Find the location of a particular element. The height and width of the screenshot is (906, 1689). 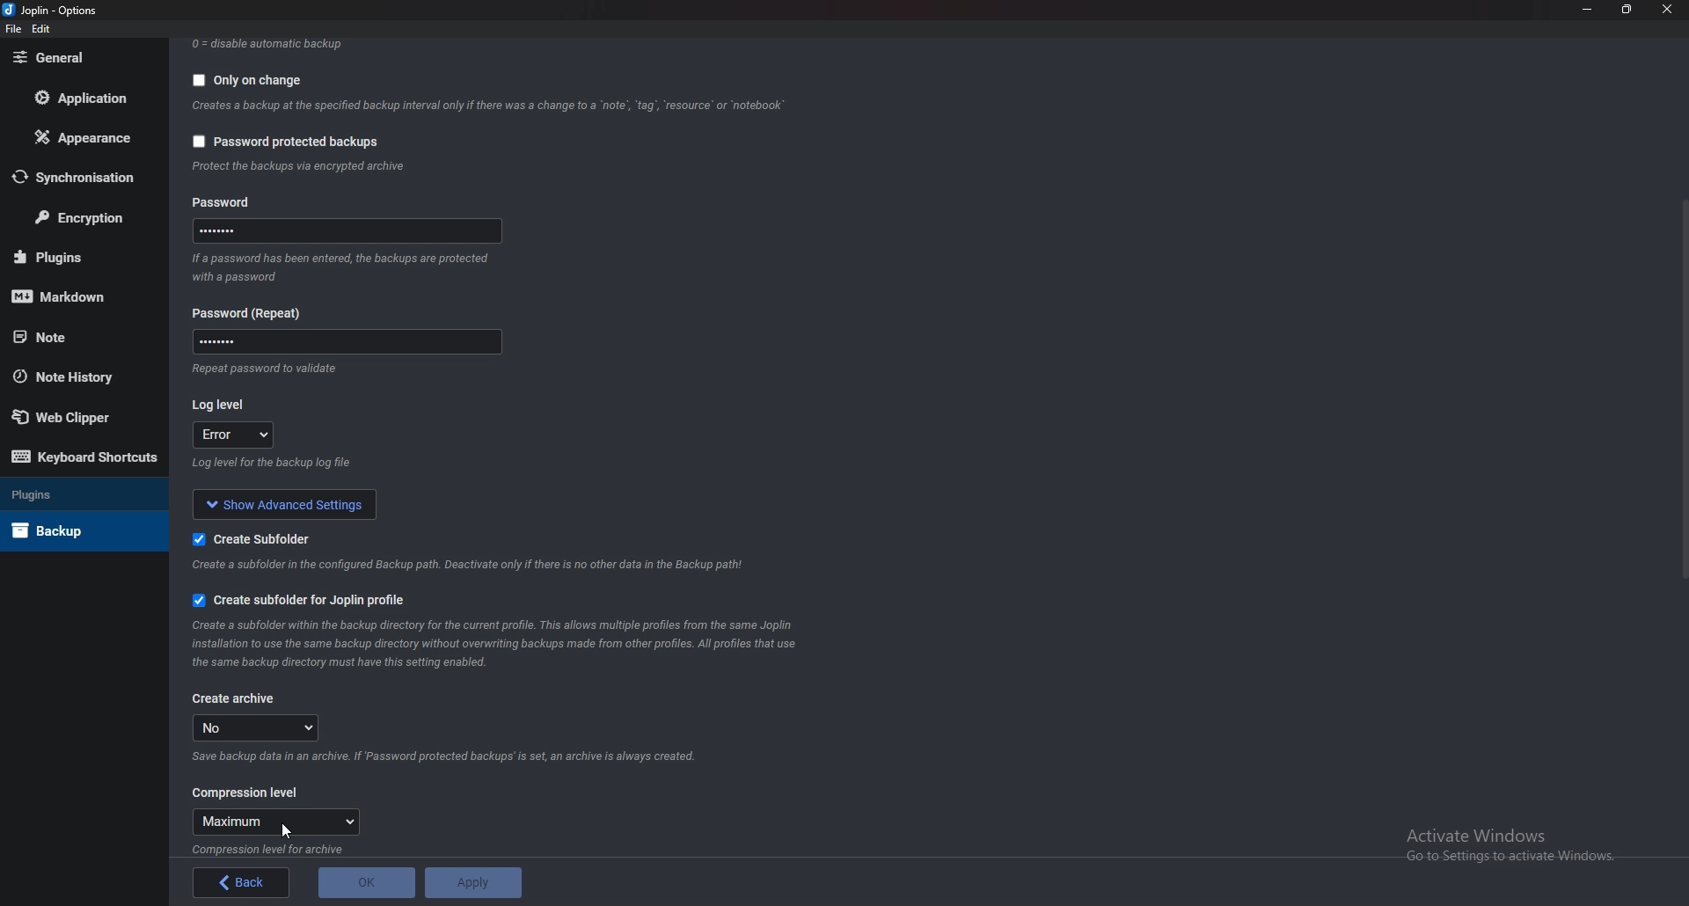

O K is located at coordinates (368, 881).